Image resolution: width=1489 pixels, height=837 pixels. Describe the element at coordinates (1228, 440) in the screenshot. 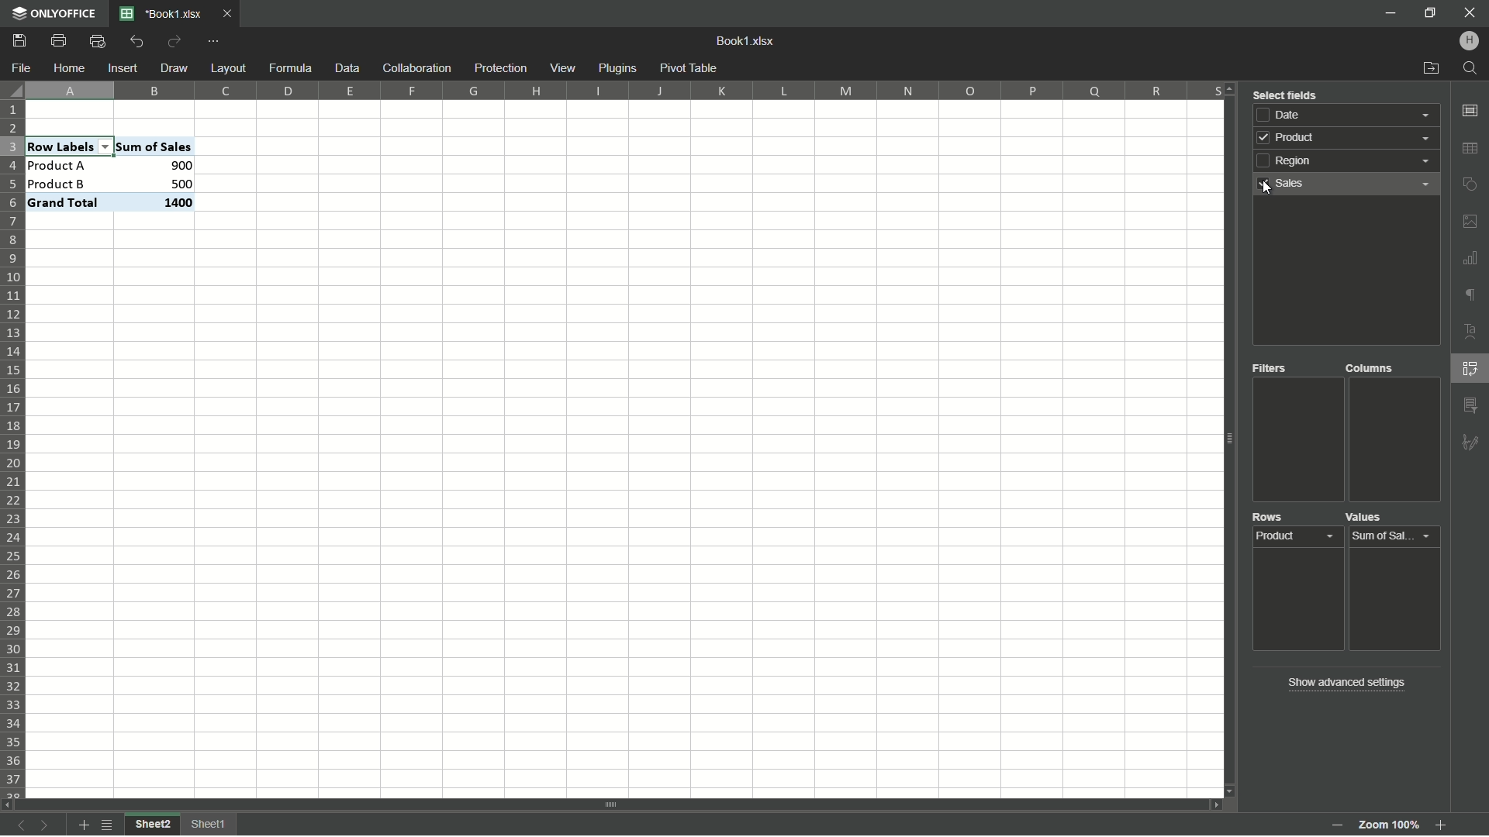

I see `scroll bar` at that location.